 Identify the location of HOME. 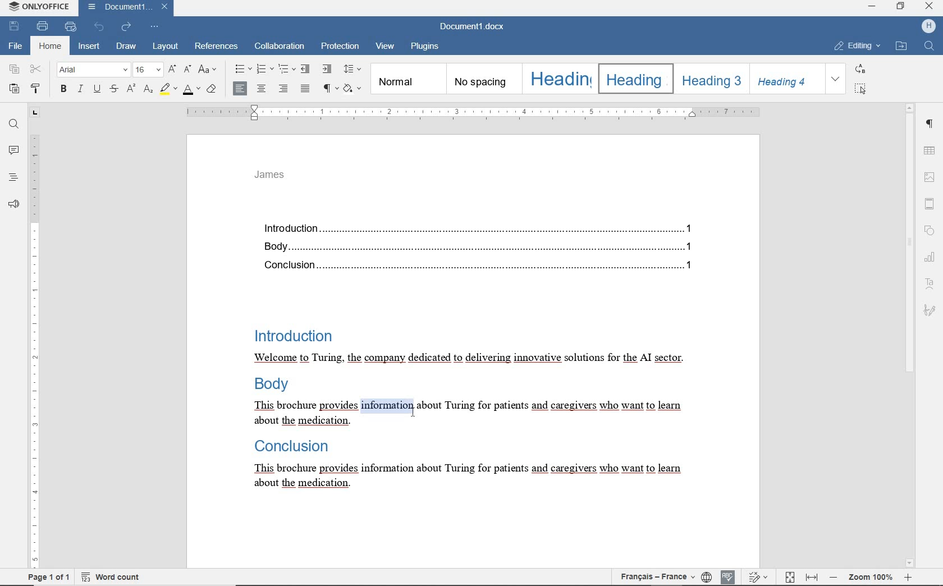
(49, 47).